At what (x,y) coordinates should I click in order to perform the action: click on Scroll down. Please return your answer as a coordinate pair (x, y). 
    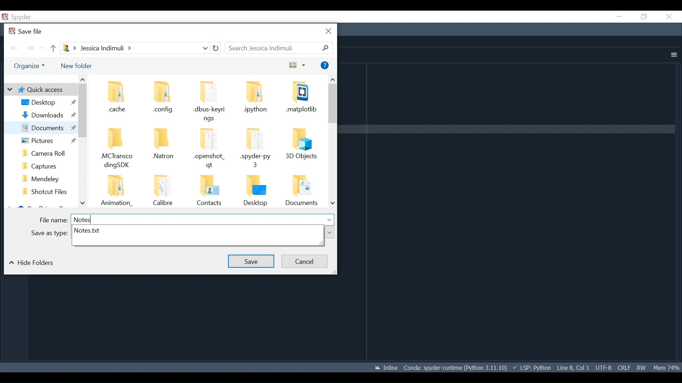
    Looking at the image, I should click on (82, 204).